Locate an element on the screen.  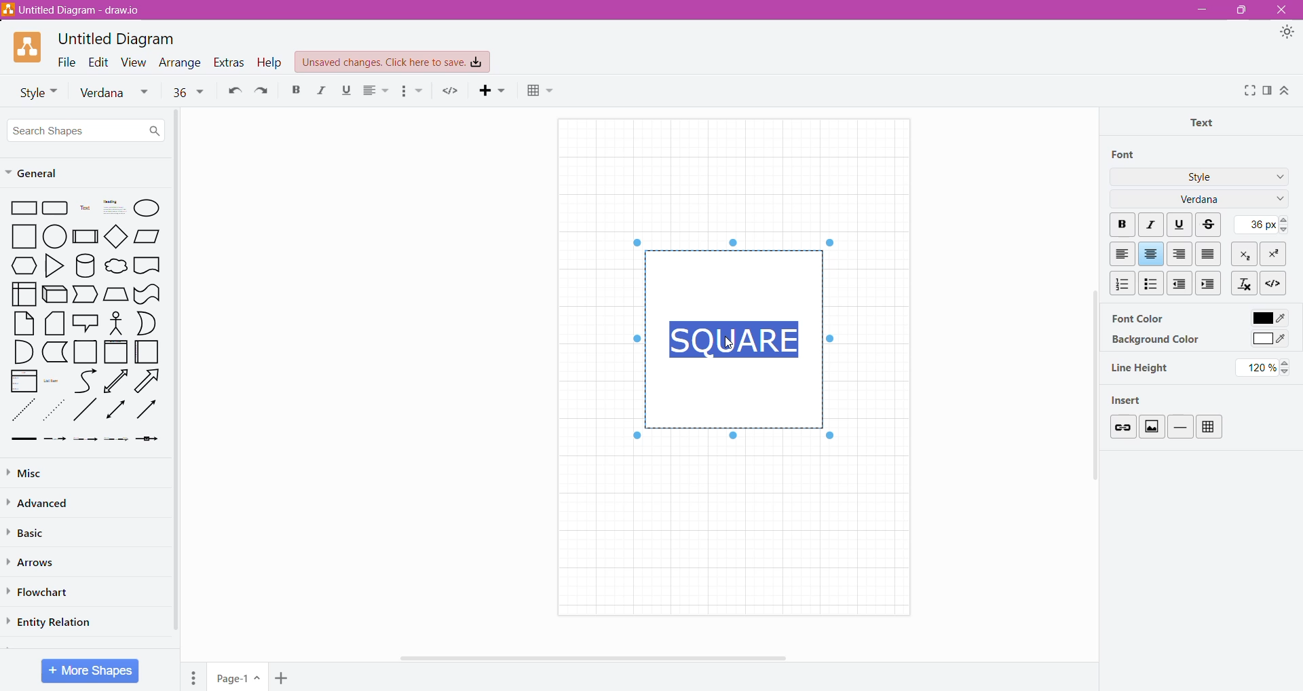
Half Circle  is located at coordinates (147, 323).